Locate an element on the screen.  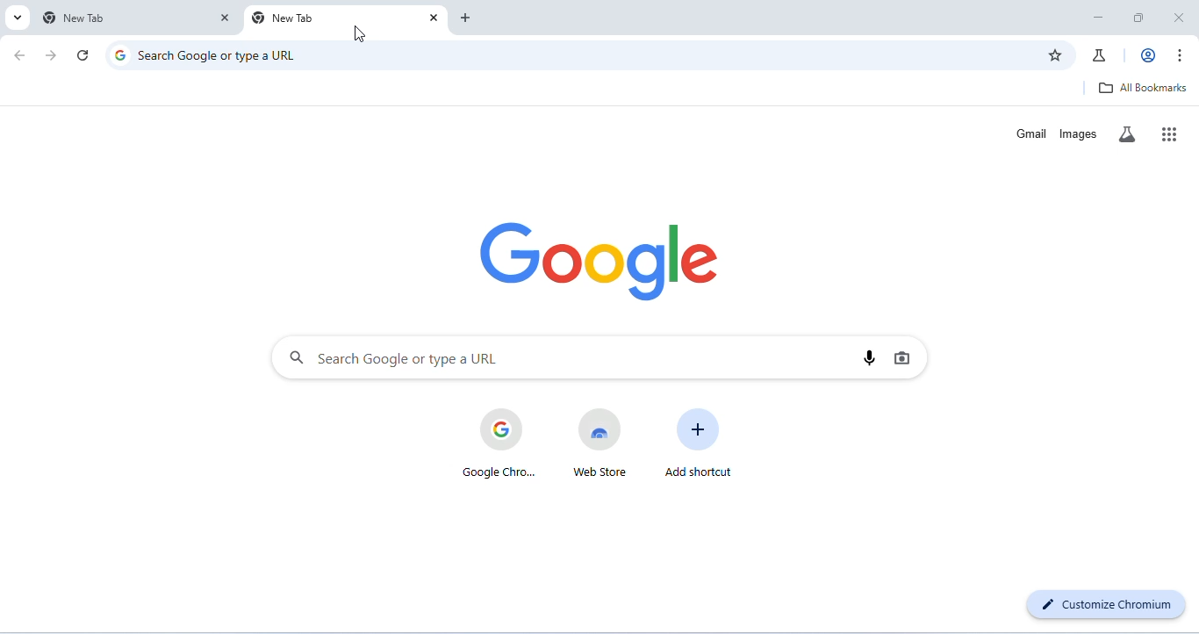
web store is located at coordinates (600, 442).